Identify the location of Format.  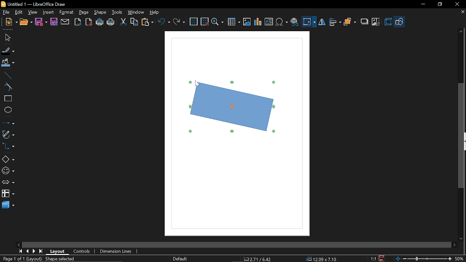
(67, 12).